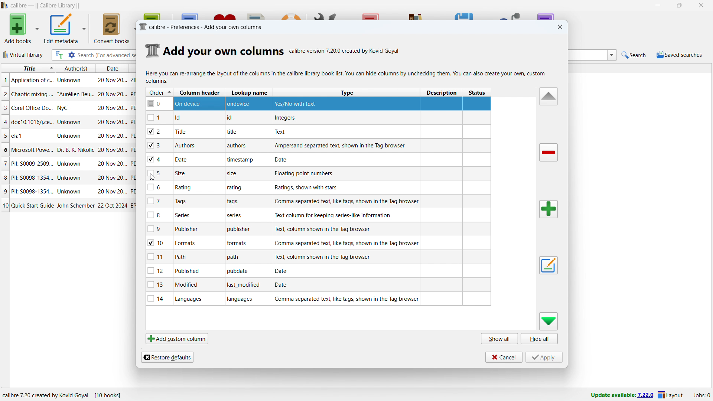  What do you see at coordinates (679, 55) in the screenshot?
I see `saved searches` at bounding box center [679, 55].